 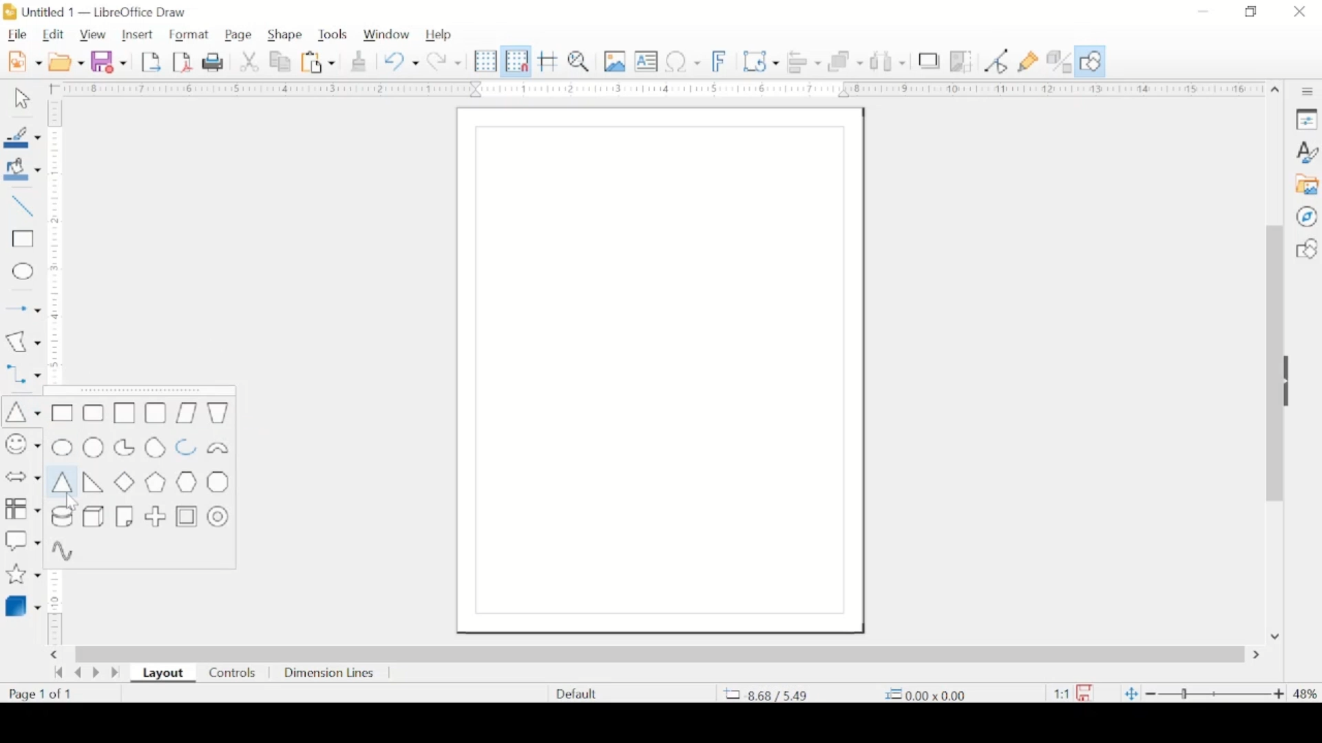 I want to click on circle , so click(x=94, y=447).